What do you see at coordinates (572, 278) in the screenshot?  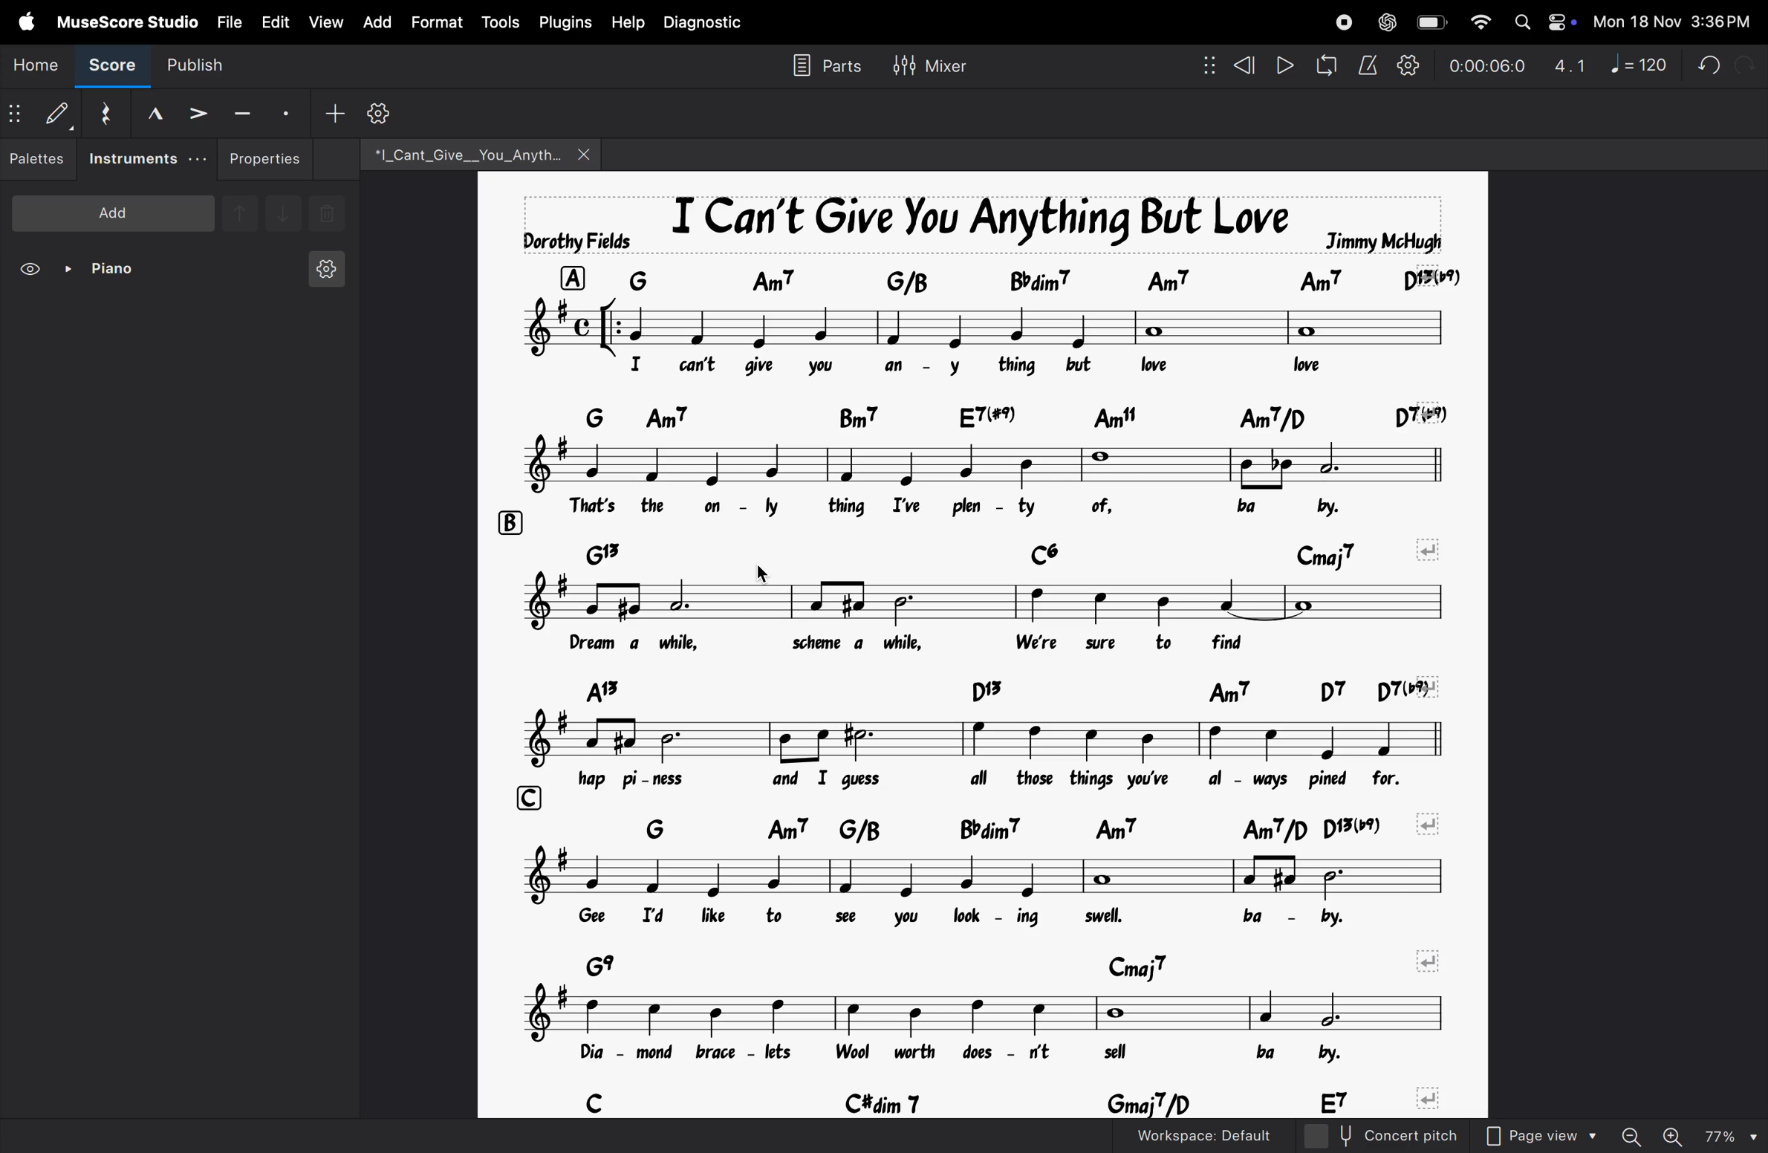 I see `row` at bounding box center [572, 278].